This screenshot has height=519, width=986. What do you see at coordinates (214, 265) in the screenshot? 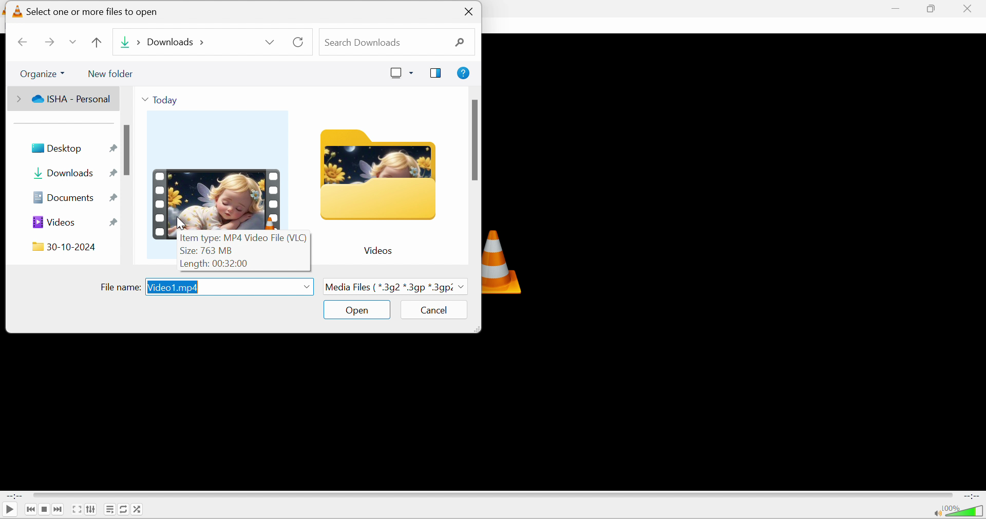
I see `Length: 00:32:00` at bounding box center [214, 265].